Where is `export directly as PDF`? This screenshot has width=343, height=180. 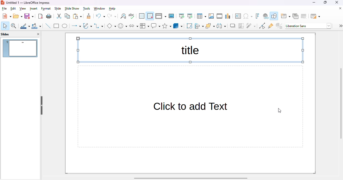
export directly as PDF is located at coordinates (41, 16).